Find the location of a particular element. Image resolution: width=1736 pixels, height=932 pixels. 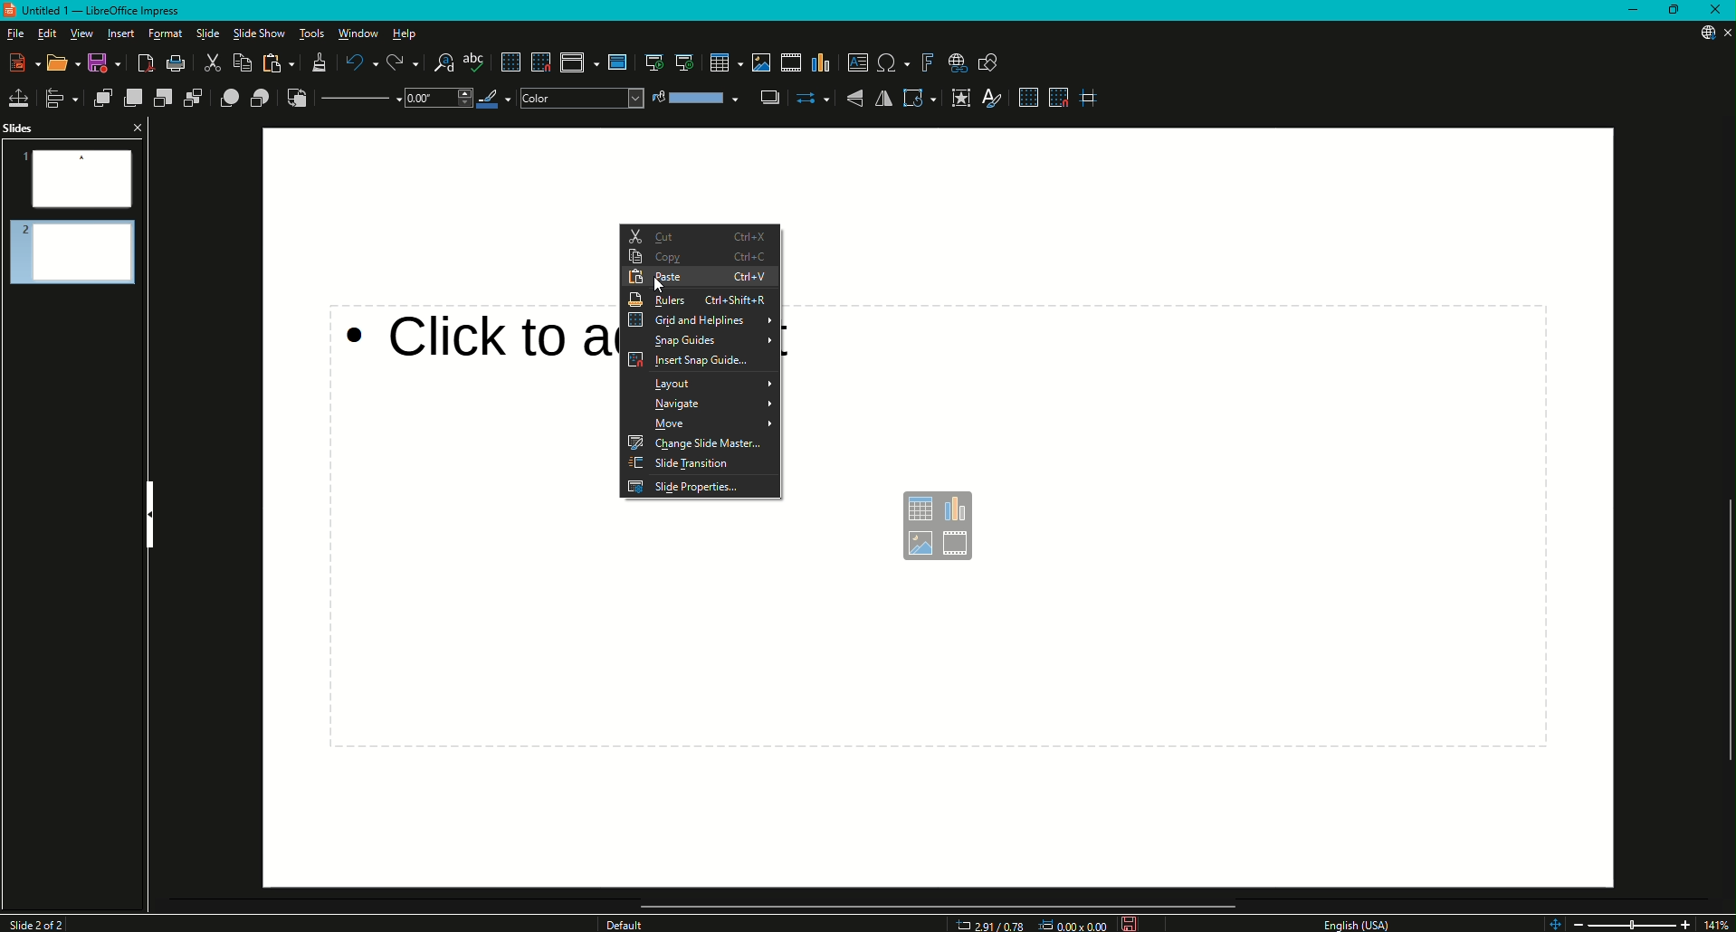

Close Presentation is located at coordinates (1723, 33).